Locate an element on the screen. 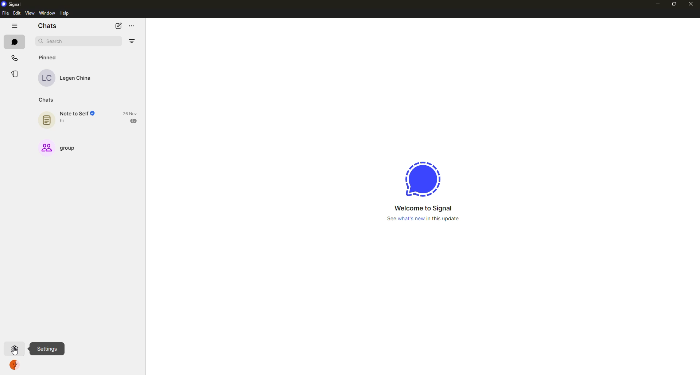 Image resolution: width=700 pixels, height=375 pixels. calls is located at coordinates (14, 56).